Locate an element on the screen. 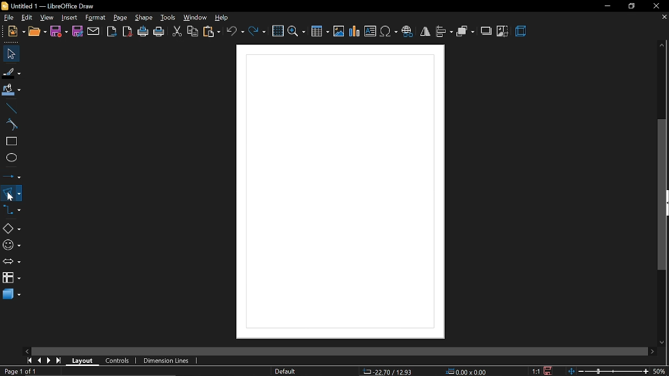 This screenshot has height=376, width=669. position 00X00 is located at coordinates (466, 370).